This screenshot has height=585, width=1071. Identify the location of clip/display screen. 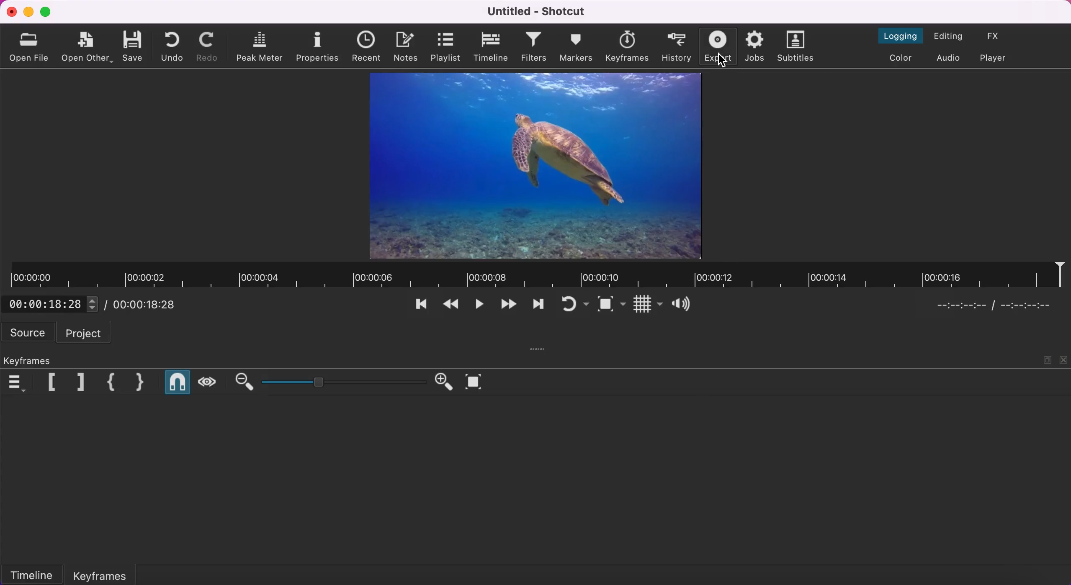
(536, 166).